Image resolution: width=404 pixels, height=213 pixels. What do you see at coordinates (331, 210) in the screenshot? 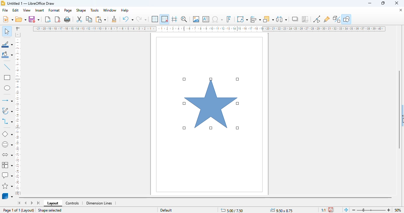
I see `click to save the document` at bounding box center [331, 210].